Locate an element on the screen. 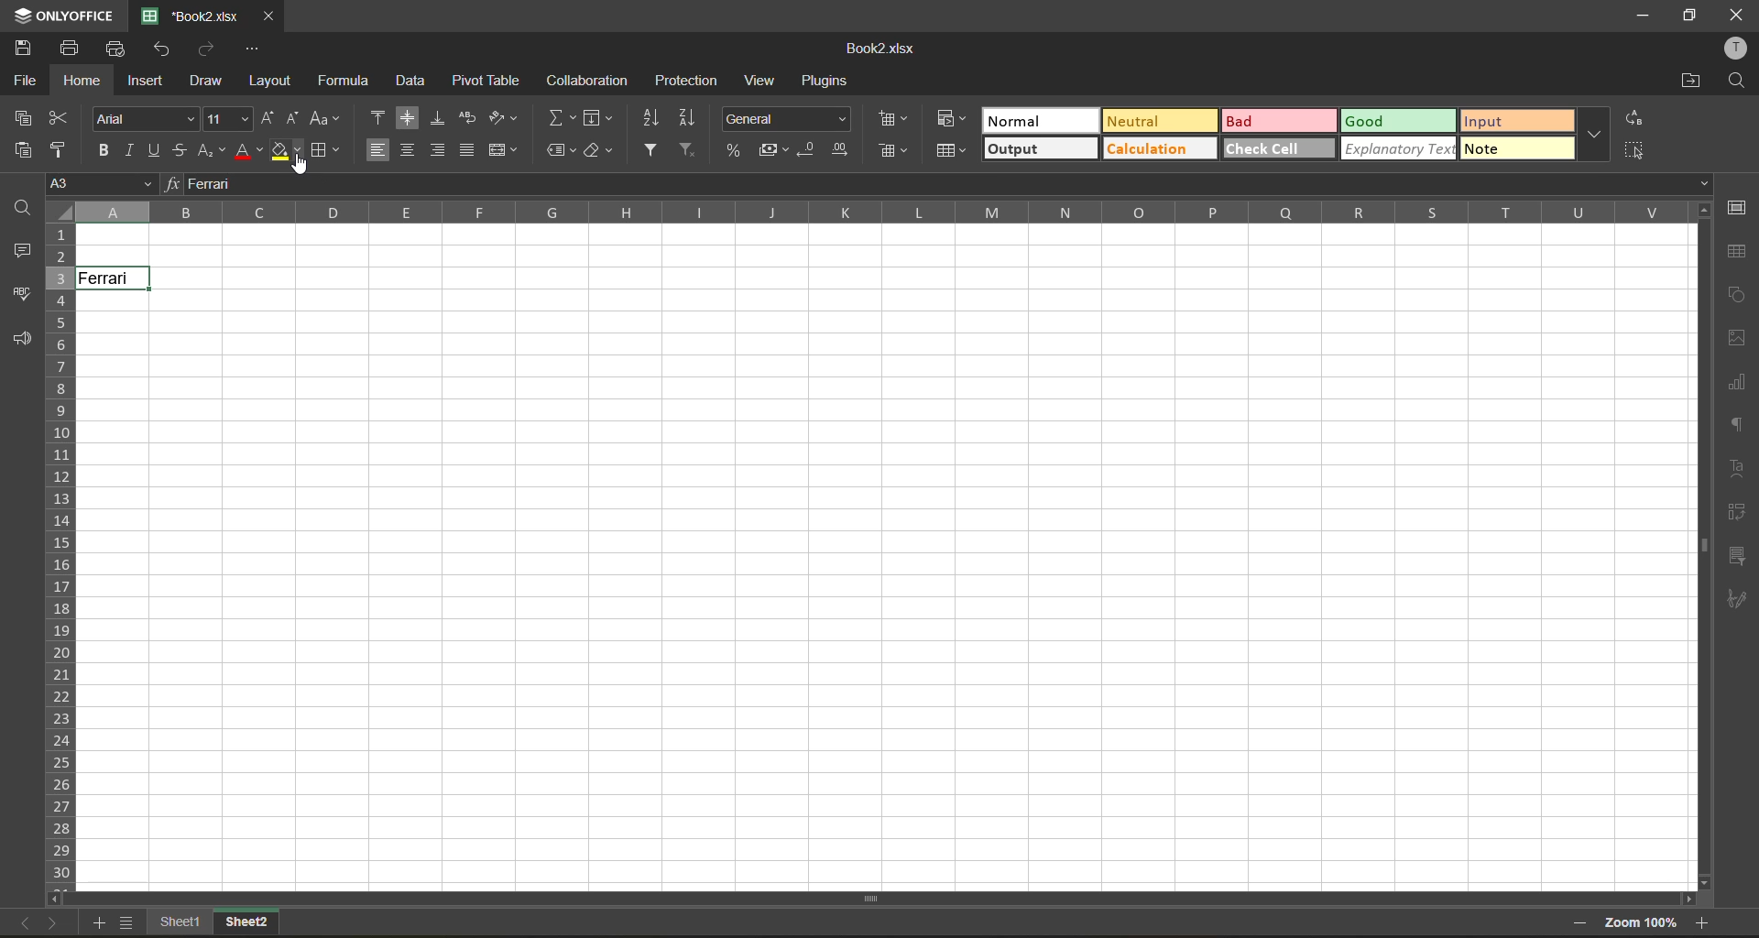 This screenshot has height=938, width=1759. borders is located at coordinates (327, 149).